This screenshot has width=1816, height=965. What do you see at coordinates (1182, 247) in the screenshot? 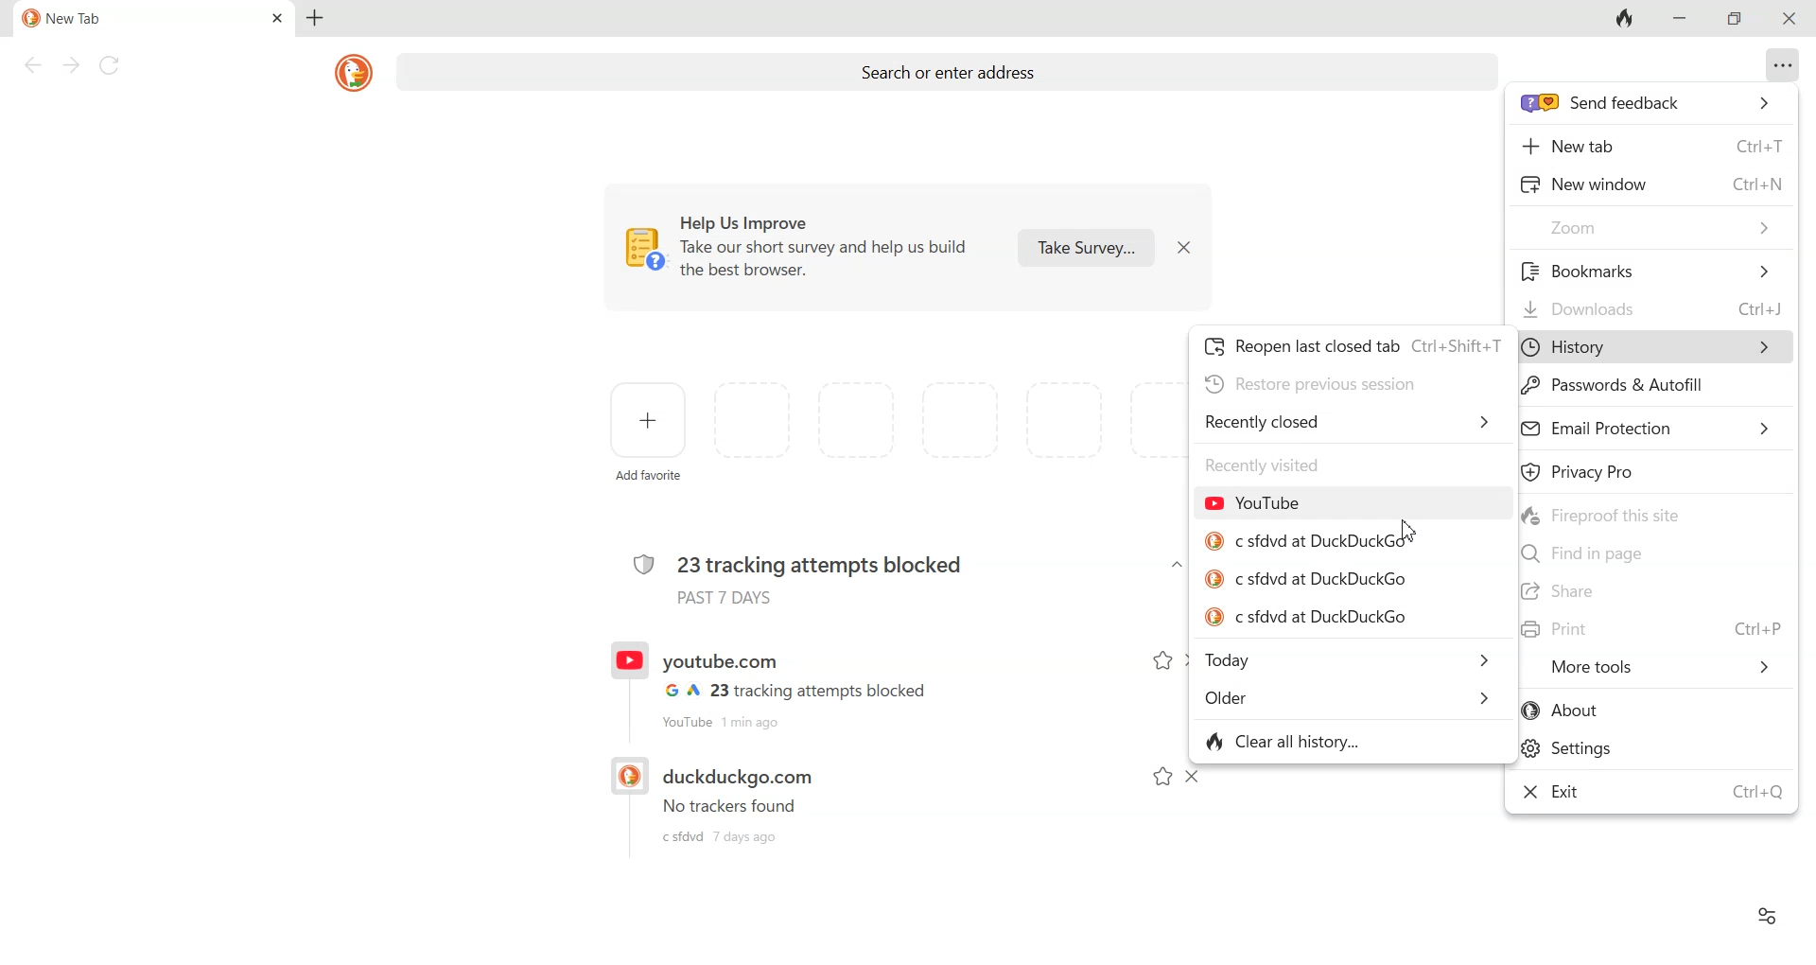
I see `Dismiss` at bounding box center [1182, 247].